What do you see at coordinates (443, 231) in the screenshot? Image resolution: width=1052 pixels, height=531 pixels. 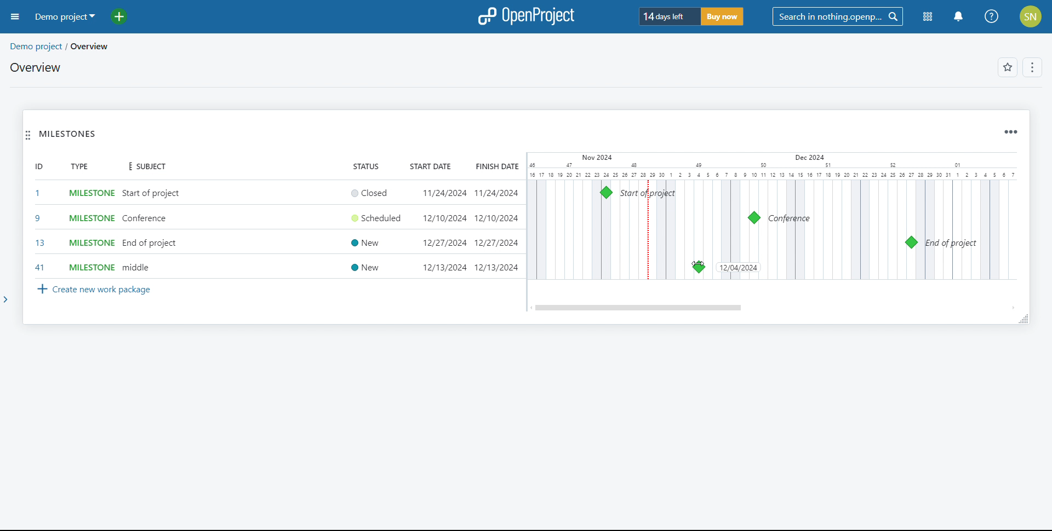 I see `set start date` at bounding box center [443, 231].